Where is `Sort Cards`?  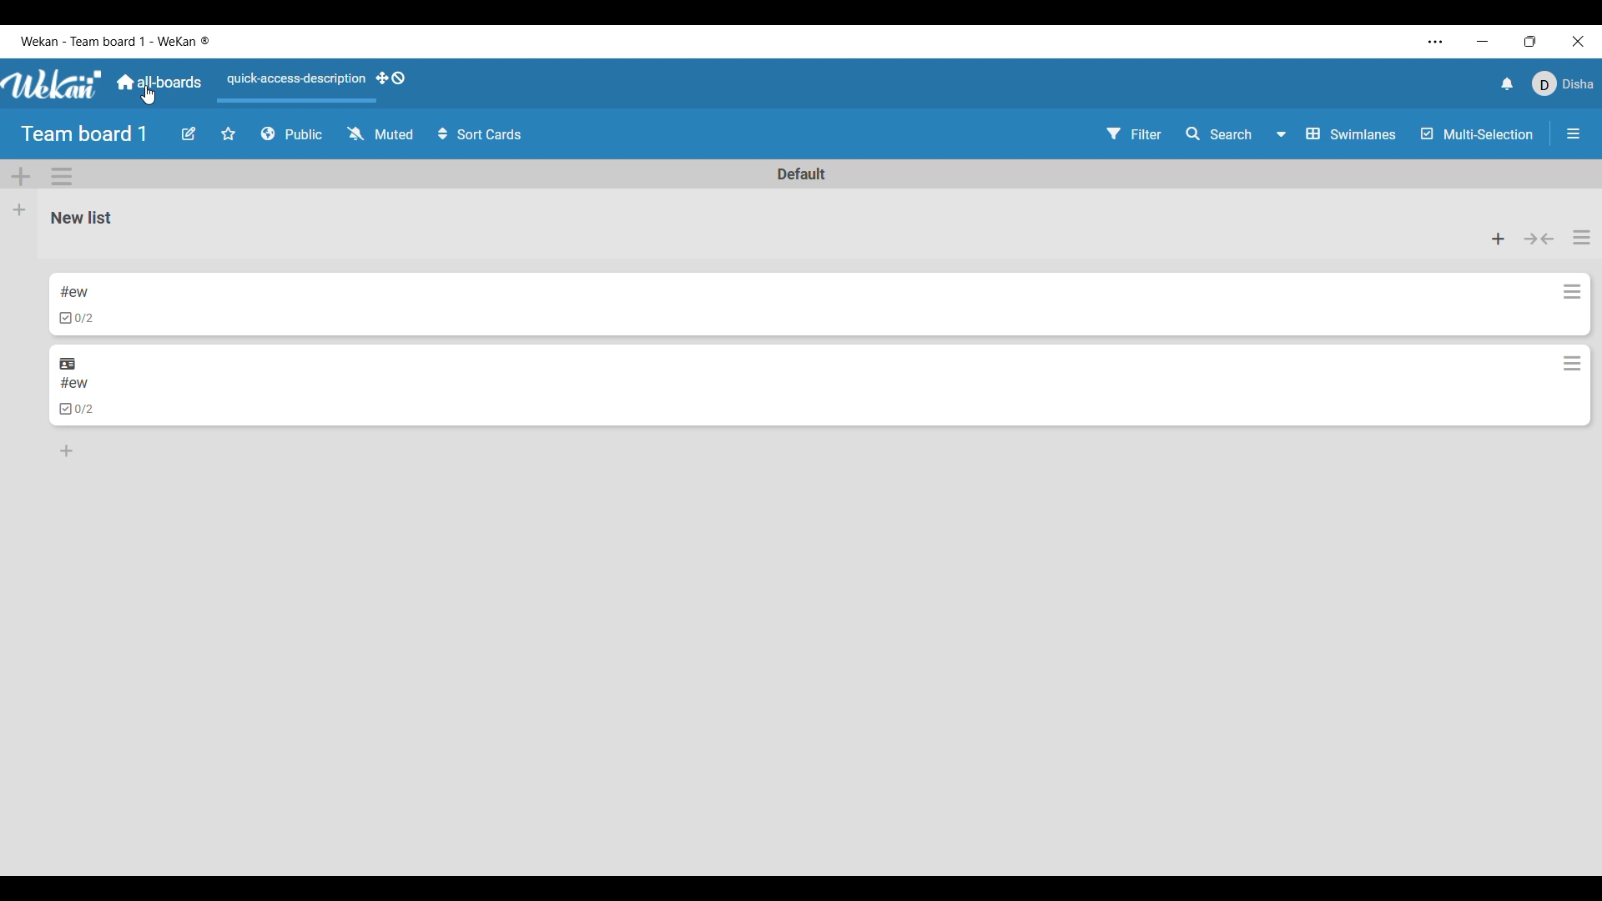 Sort Cards is located at coordinates (483, 133).